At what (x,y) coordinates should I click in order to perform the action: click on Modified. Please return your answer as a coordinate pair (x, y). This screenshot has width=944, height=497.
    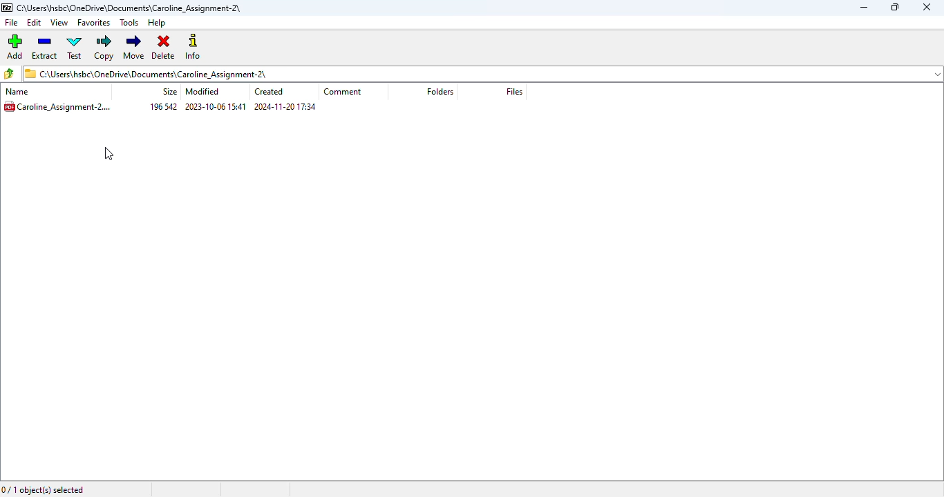
    Looking at the image, I should click on (206, 92).